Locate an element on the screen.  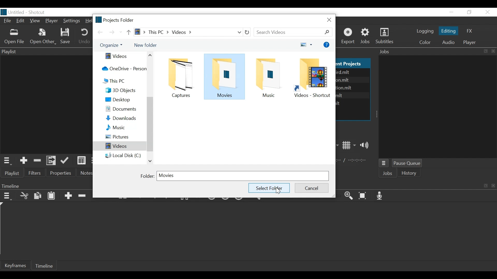
Audio is located at coordinates (448, 42).